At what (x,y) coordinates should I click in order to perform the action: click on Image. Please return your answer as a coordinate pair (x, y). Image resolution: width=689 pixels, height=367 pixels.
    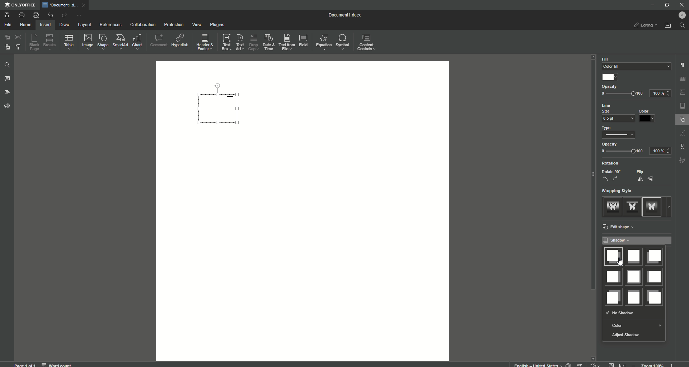
    Looking at the image, I should click on (87, 42).